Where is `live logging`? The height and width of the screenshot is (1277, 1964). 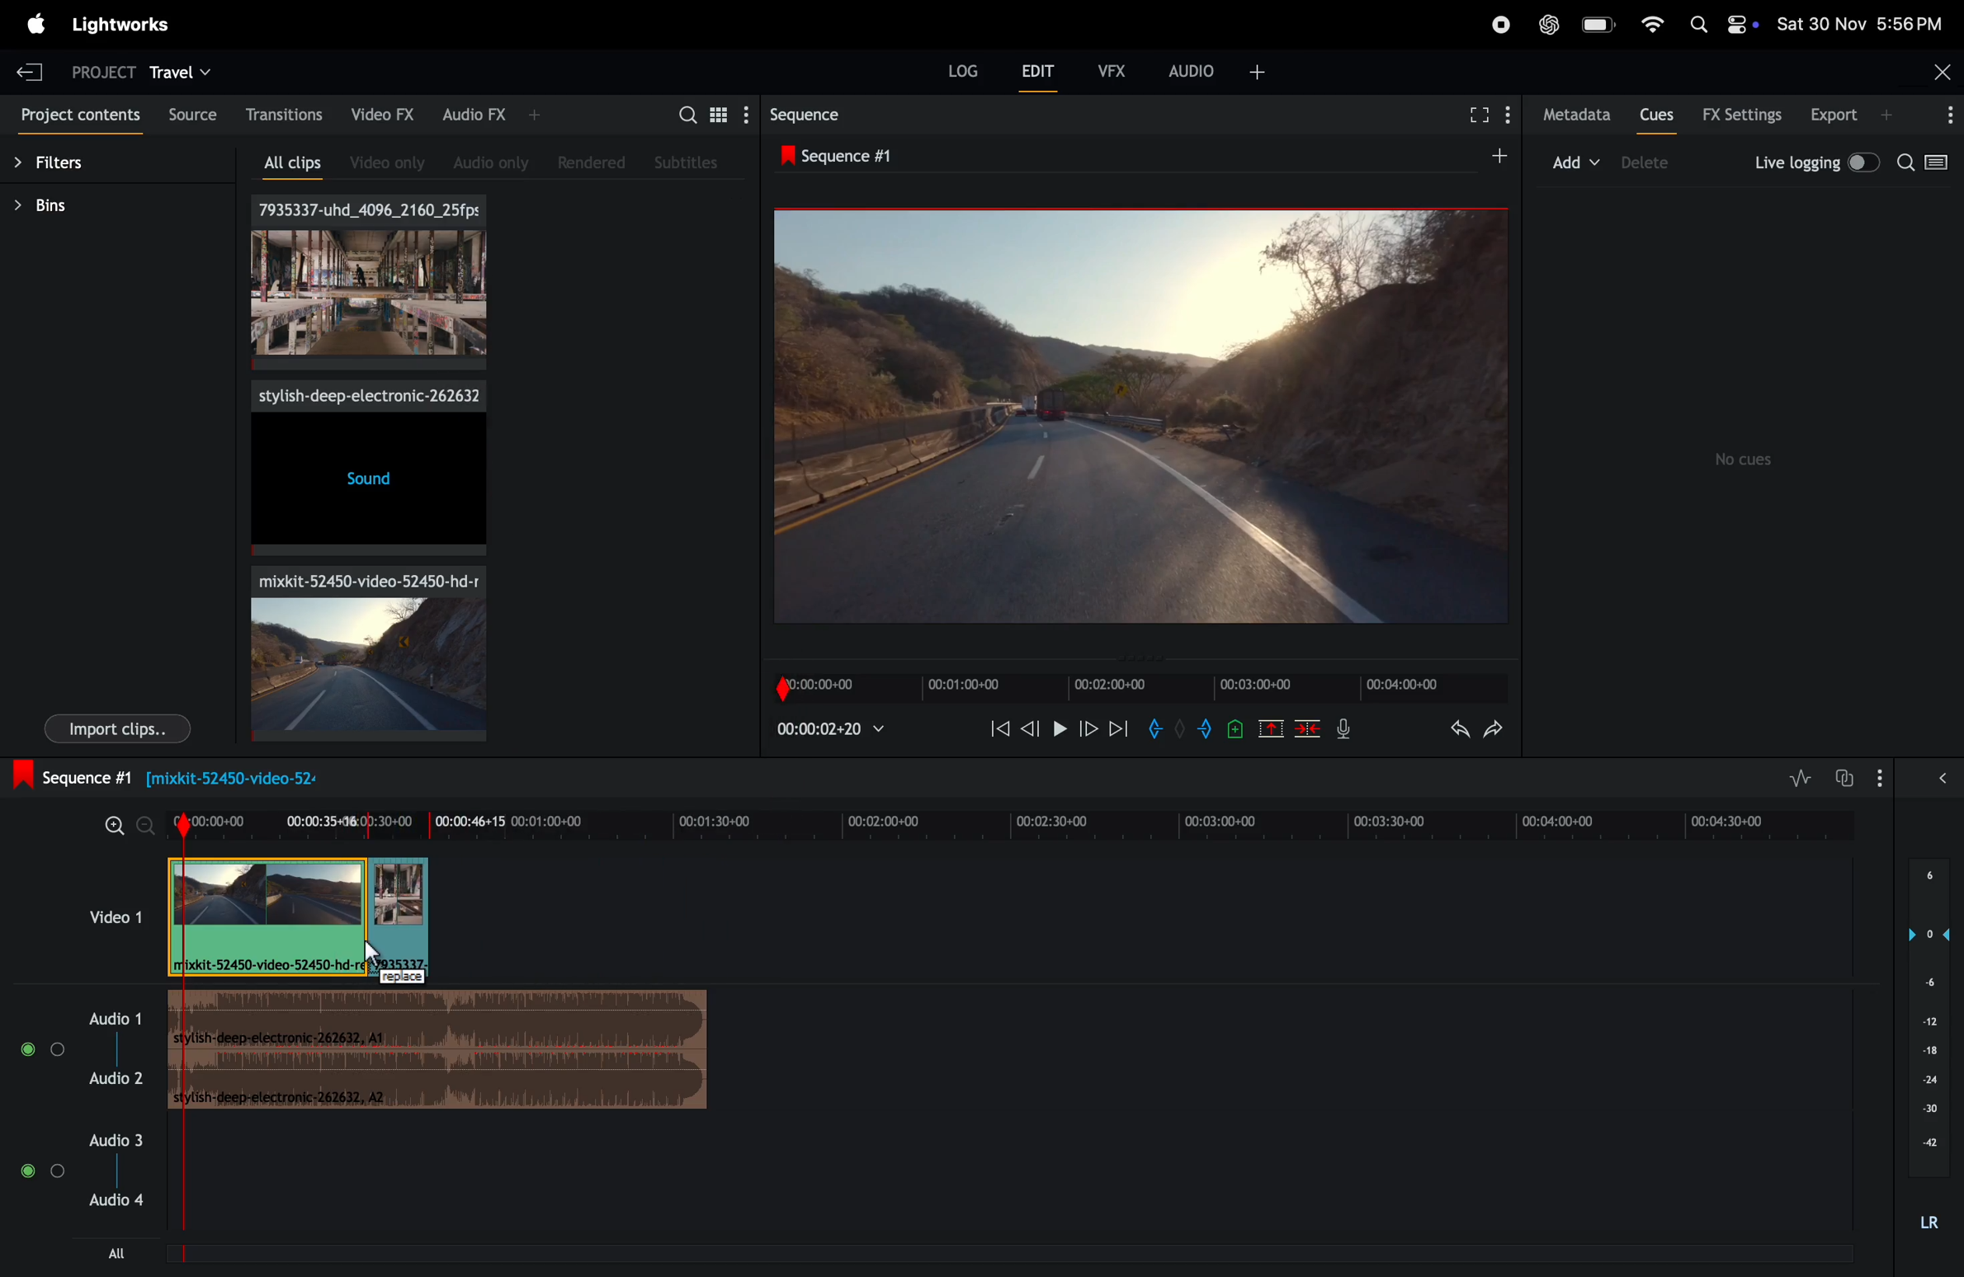 live logging is located at coordinates (1812, 161).